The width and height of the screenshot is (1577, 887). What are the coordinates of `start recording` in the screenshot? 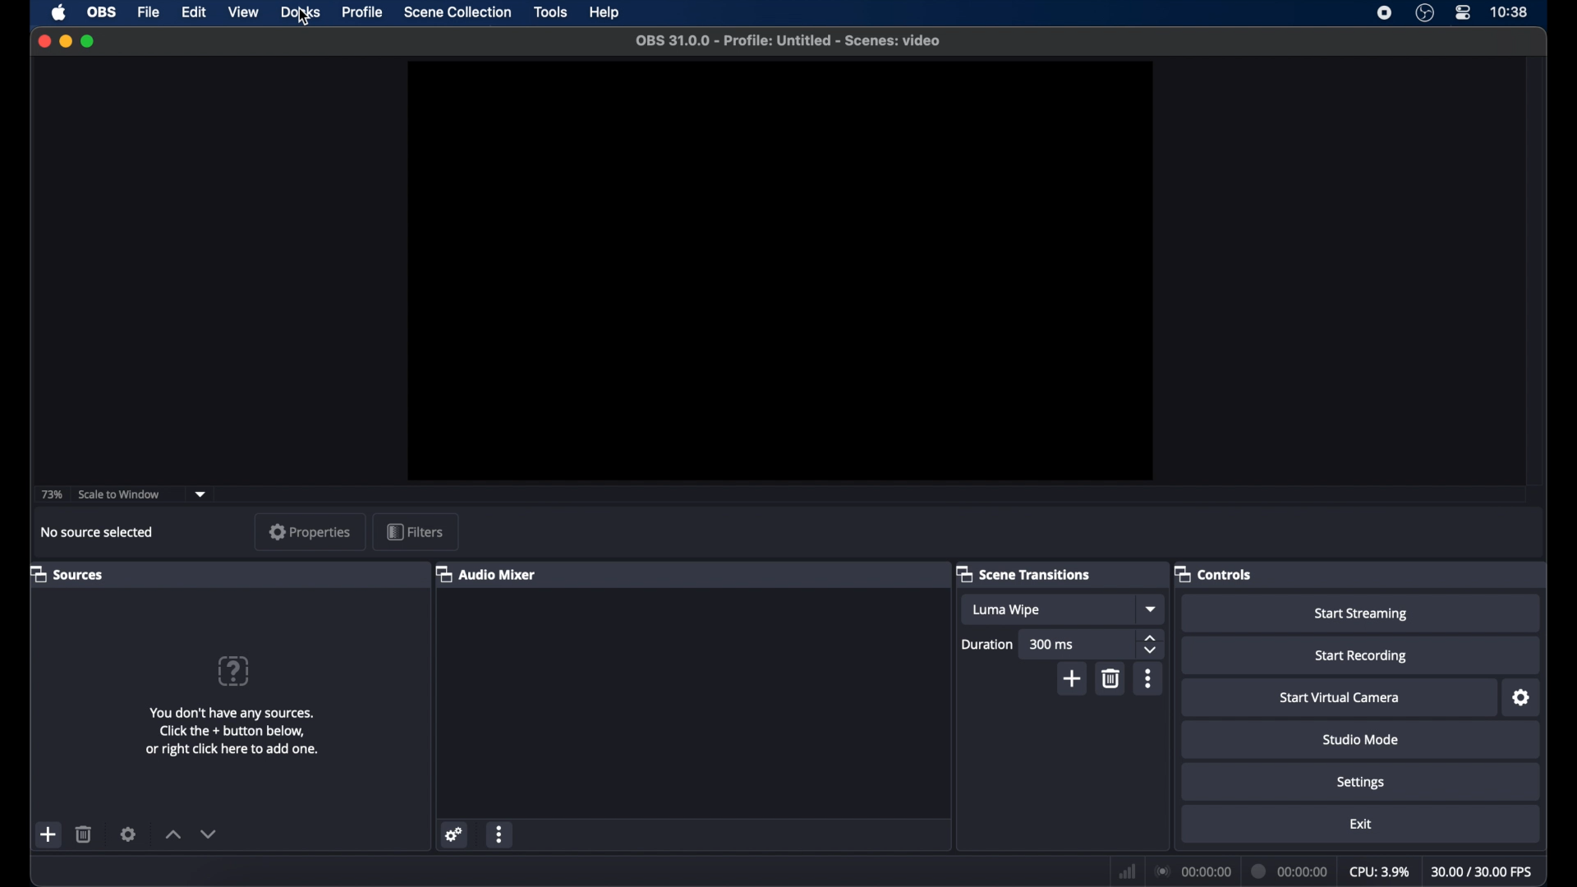 It's located at (1362, 656).